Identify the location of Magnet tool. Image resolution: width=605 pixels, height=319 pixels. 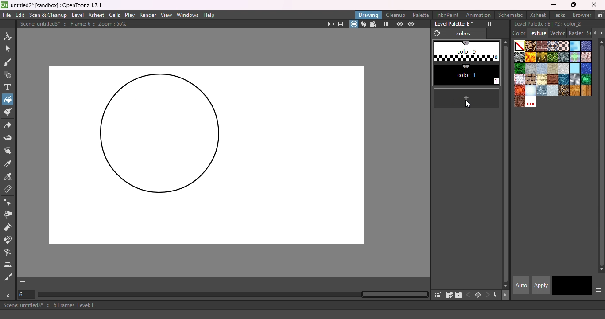
(8, 241).